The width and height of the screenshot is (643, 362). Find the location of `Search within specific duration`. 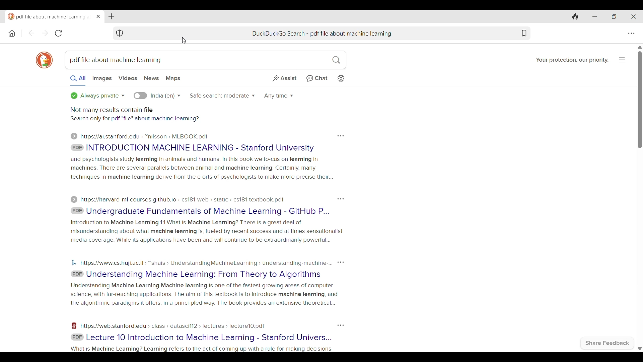

Search within specific duration is located at coordinates (279, 96).